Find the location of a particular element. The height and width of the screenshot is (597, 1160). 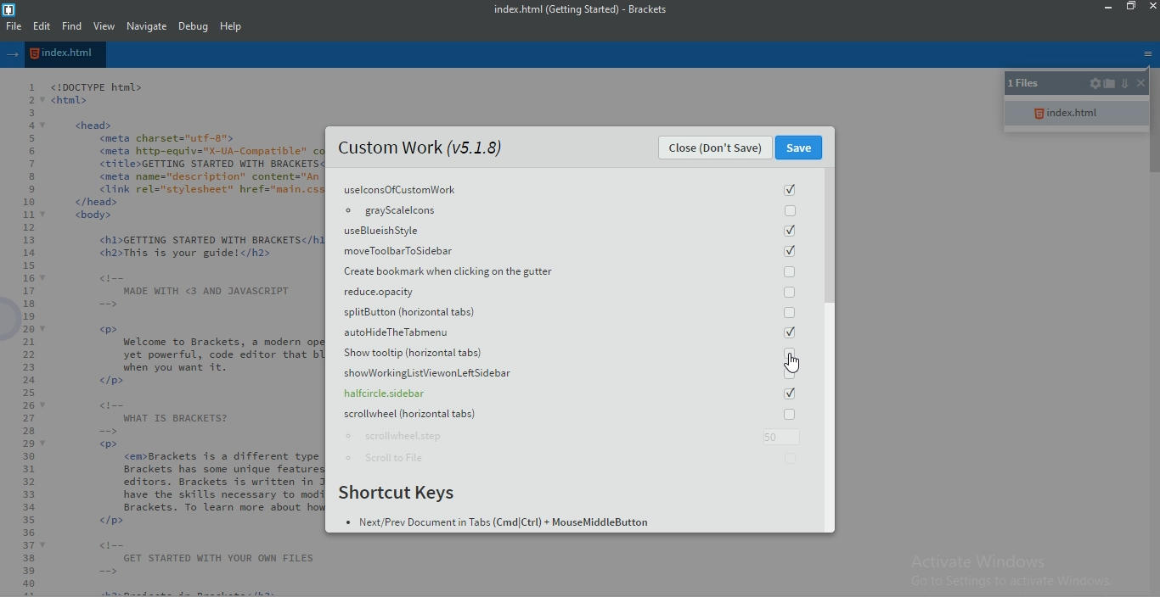

help is located at coordinates (232, 27).